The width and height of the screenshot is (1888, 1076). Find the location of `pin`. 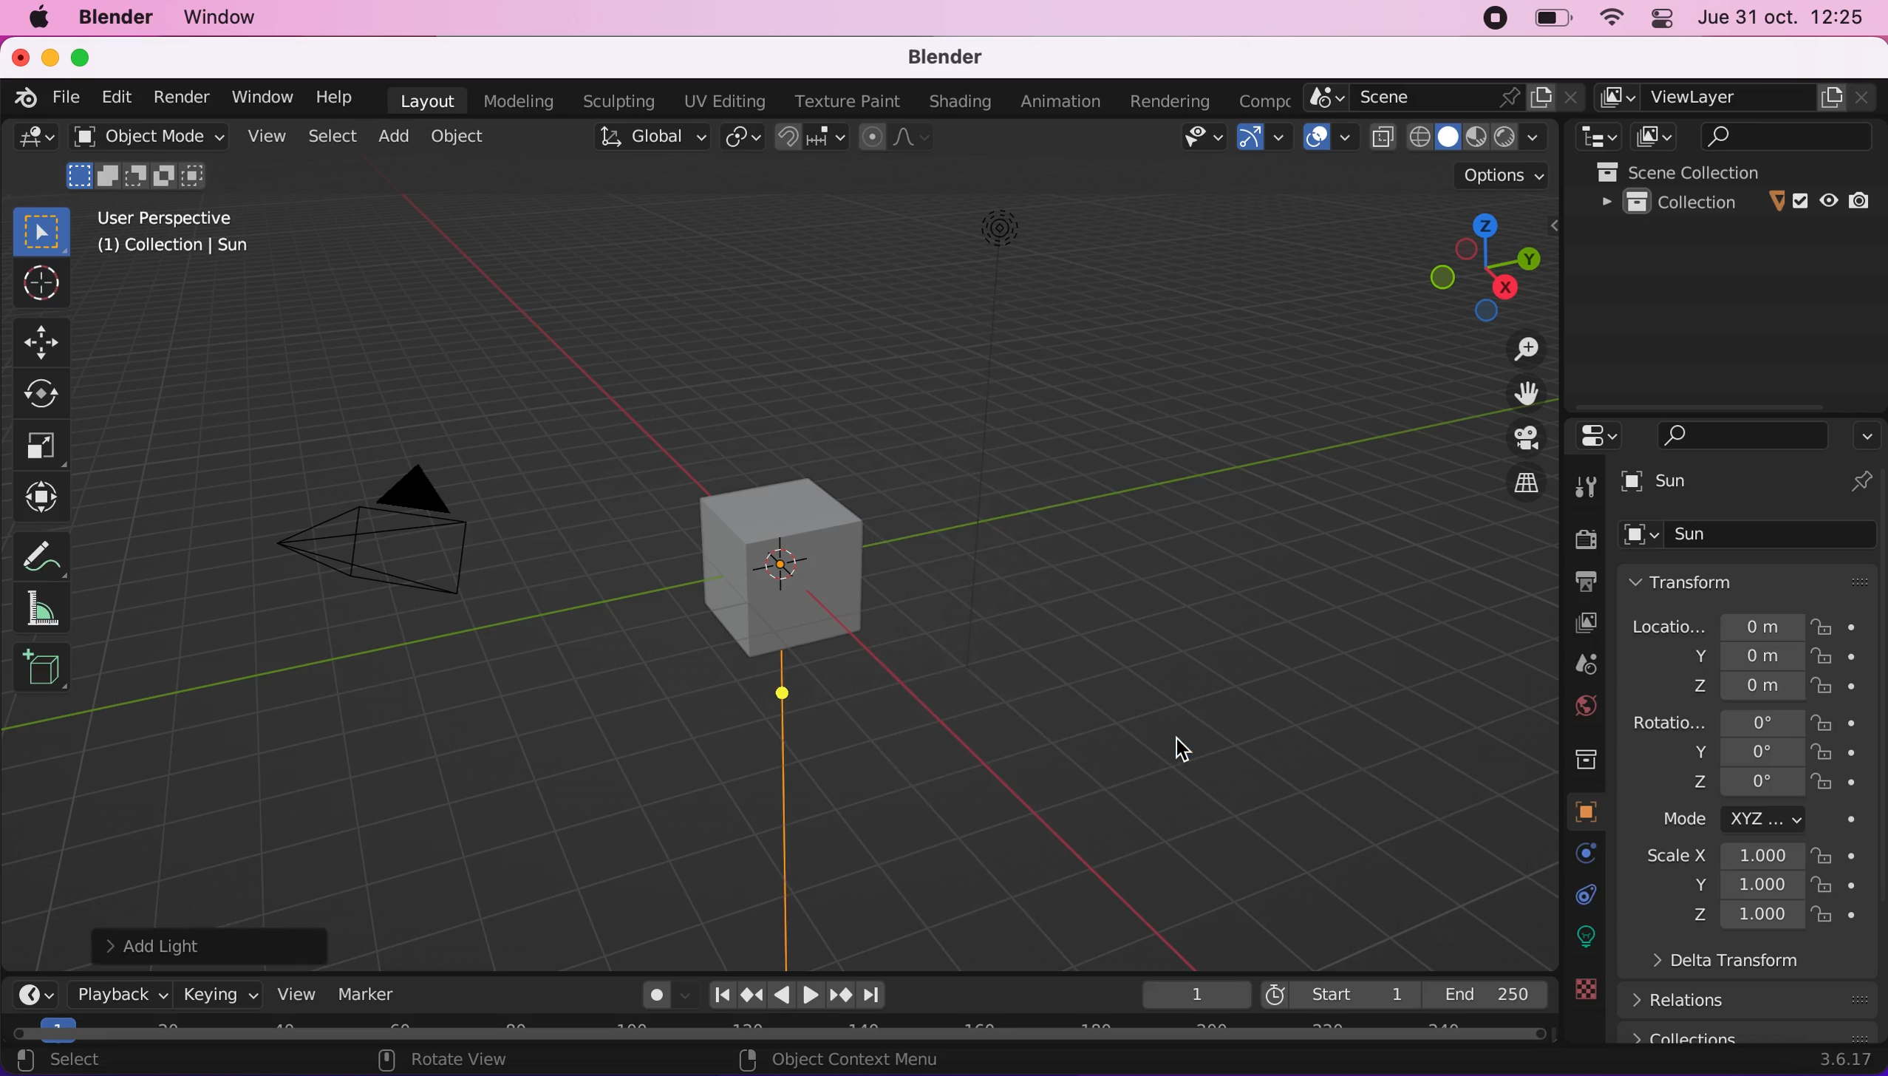

pin is located at coordinates (1861, 483).